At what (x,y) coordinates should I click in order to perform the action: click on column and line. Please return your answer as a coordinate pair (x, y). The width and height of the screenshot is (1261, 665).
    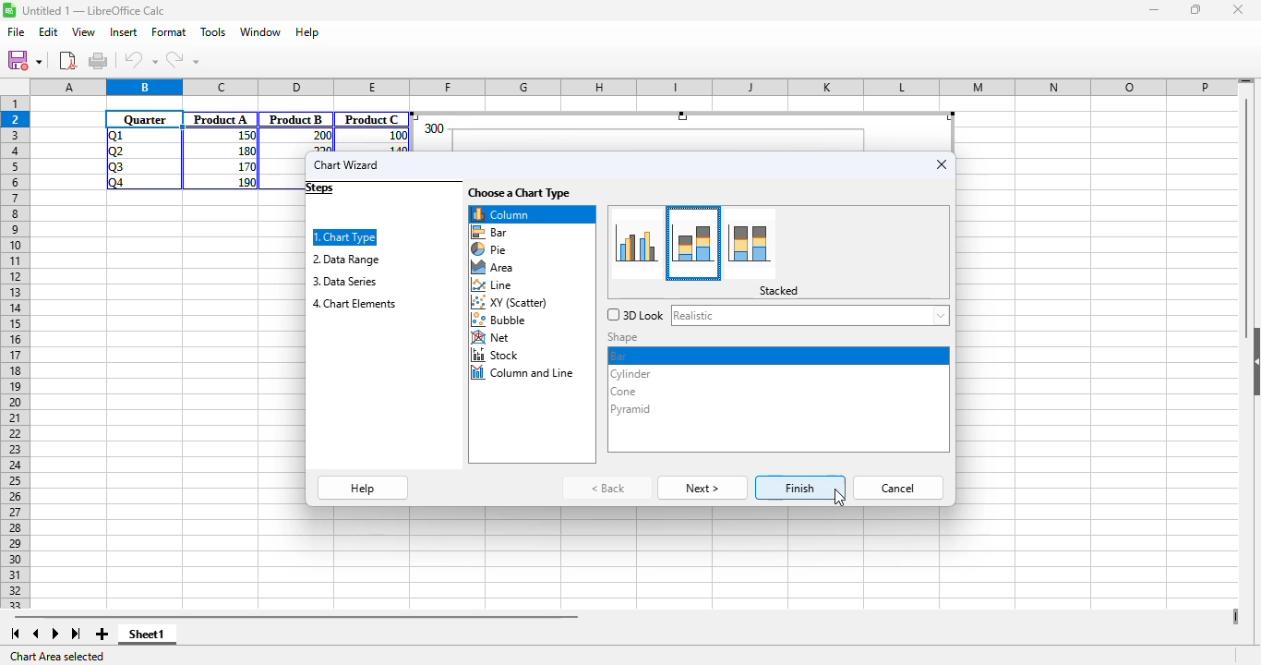
    Looking at the image, I should click on (524, 373).